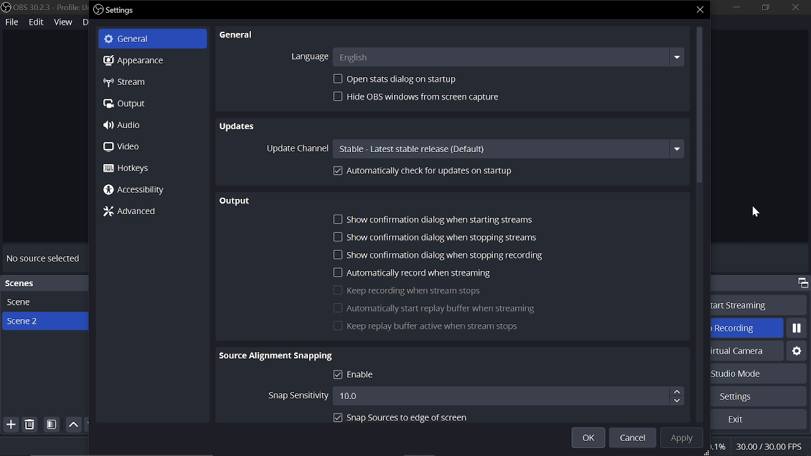 The width and height of the screenshot is (811, 456). Describe the element at coordinates (148, 148) in the screenshot. I see `video` at that location.